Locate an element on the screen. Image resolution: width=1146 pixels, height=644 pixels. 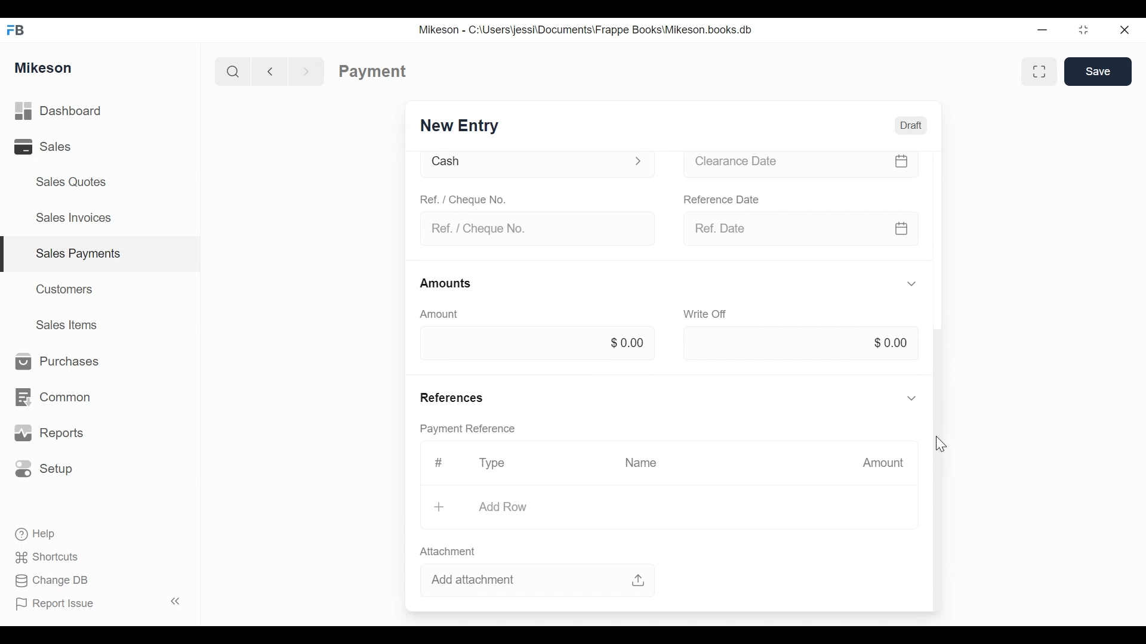
ref. date is located at coordinates (714, 228).